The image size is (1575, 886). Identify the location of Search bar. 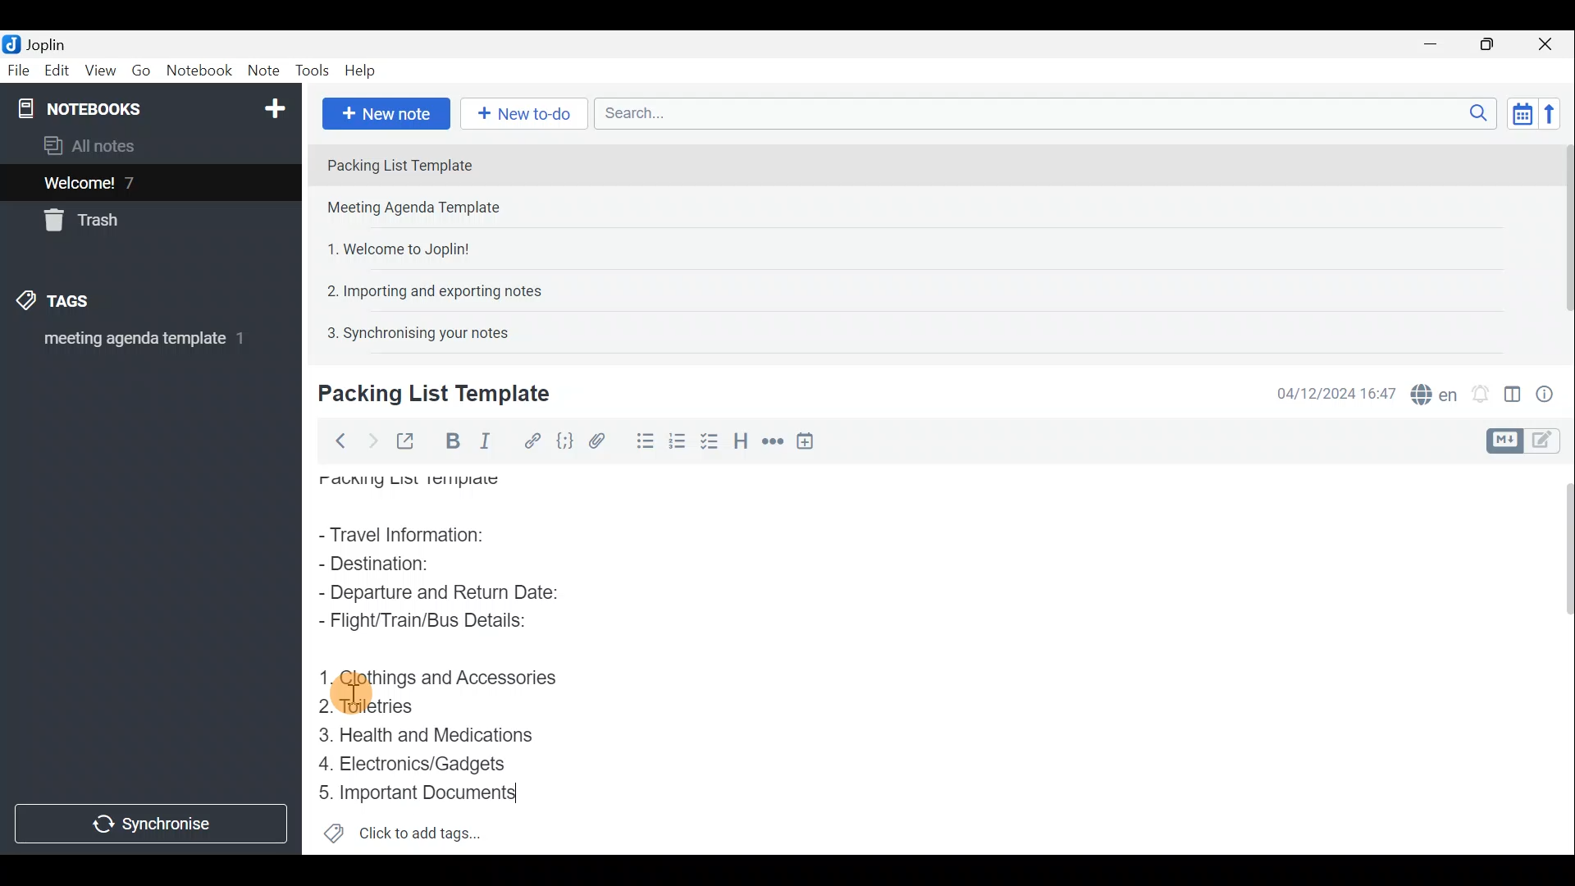
(1041, 115).